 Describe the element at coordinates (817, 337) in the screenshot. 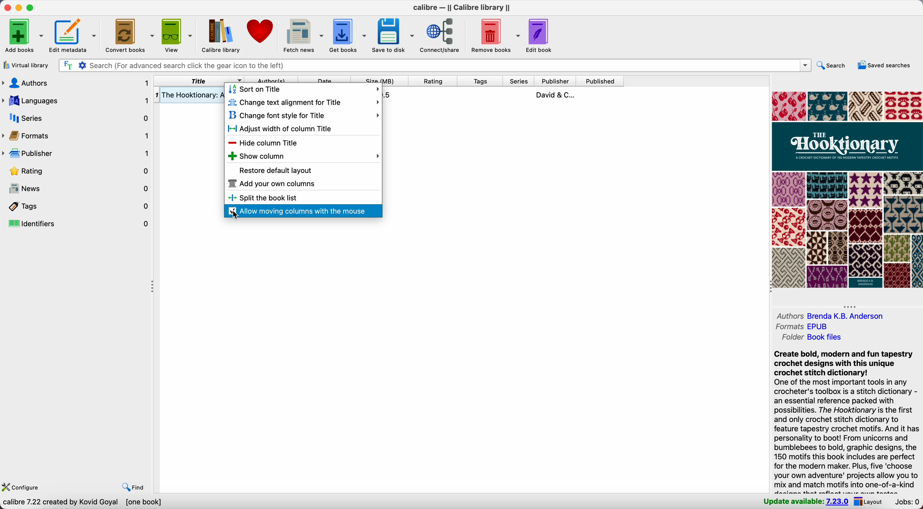

I see `folder` at that location.